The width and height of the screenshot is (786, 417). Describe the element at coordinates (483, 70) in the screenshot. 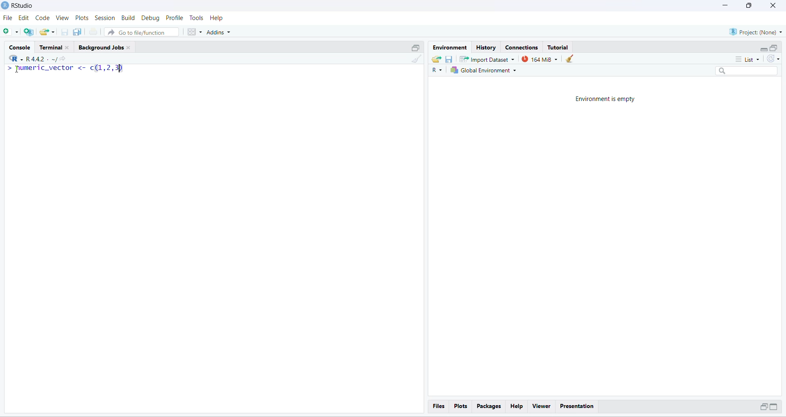

I see `global Environment` at that location.